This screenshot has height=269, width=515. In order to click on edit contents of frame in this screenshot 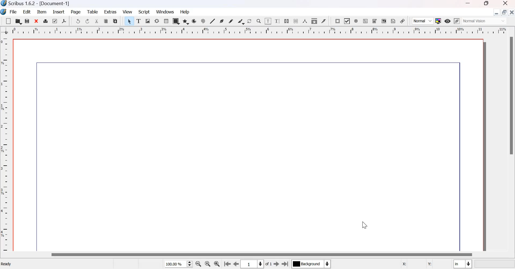, I will do `click(268, 21)`.